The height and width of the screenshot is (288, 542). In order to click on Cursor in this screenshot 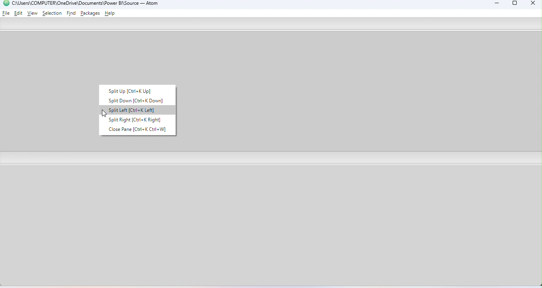, I will do `click(104, 114)`.